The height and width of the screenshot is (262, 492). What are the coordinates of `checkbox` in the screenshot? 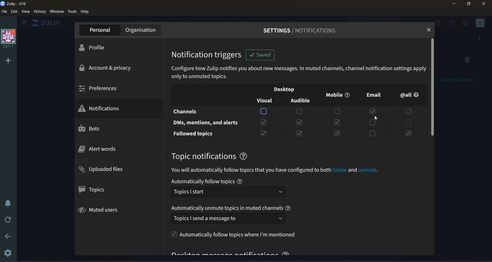 It's located at (336, 133).